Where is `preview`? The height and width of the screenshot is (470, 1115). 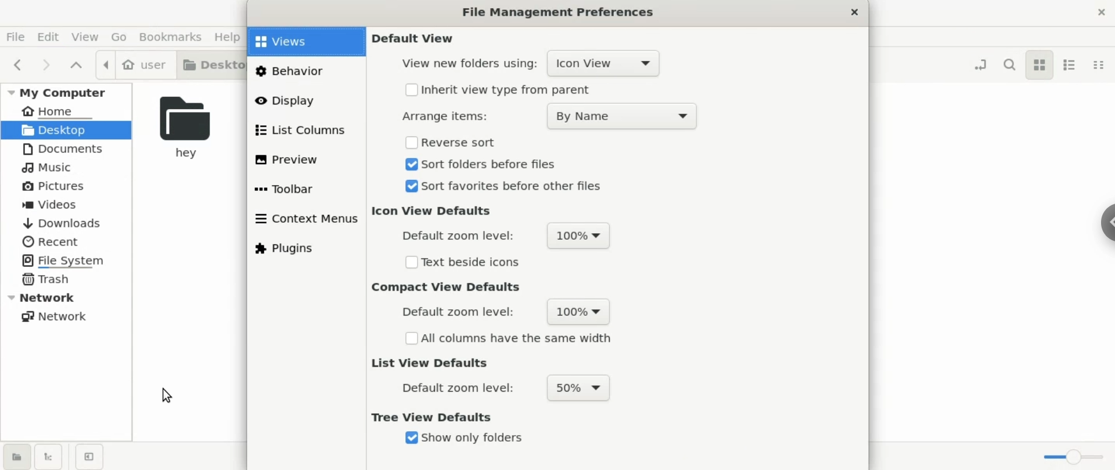 preview is located at coordinates (290, 159).